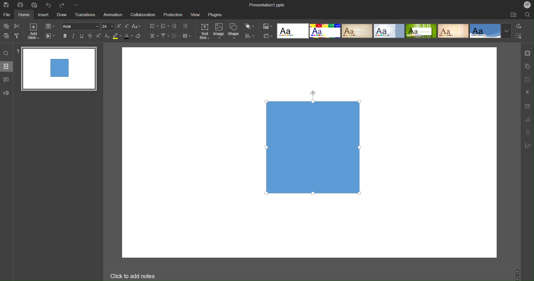  Describe the element at coordinates (108, 27) in the screenshot. I see `Font Size` at that location.